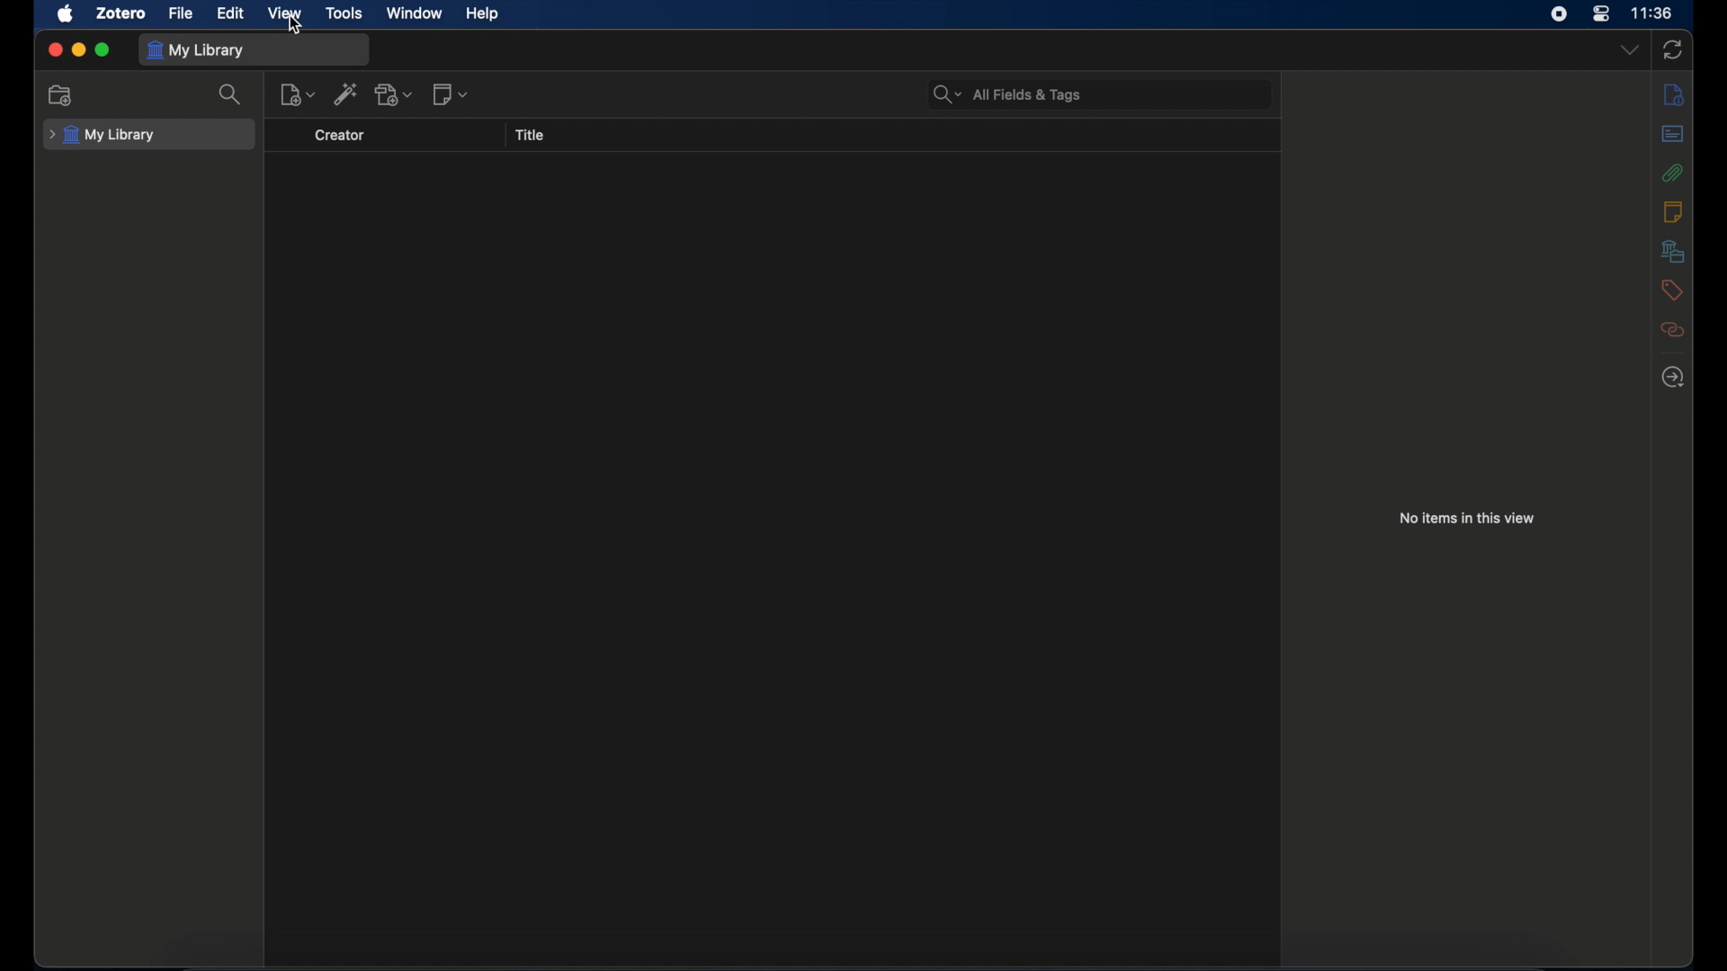 The width and height of the screenshot is (1727, 971). What do you see at coordinates (1653, 13) in the screenshot?
I see `time` at bounding box center [1653, 13].